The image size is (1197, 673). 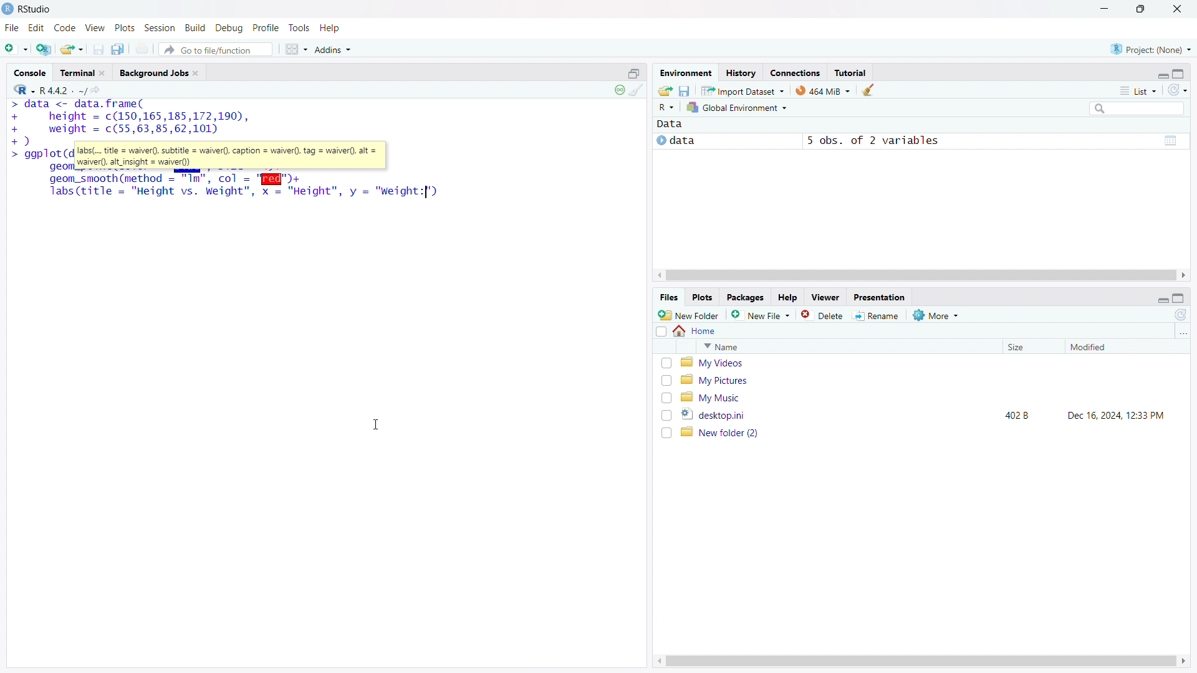 I want to click on select individual entries, so click(x=666, y=398).